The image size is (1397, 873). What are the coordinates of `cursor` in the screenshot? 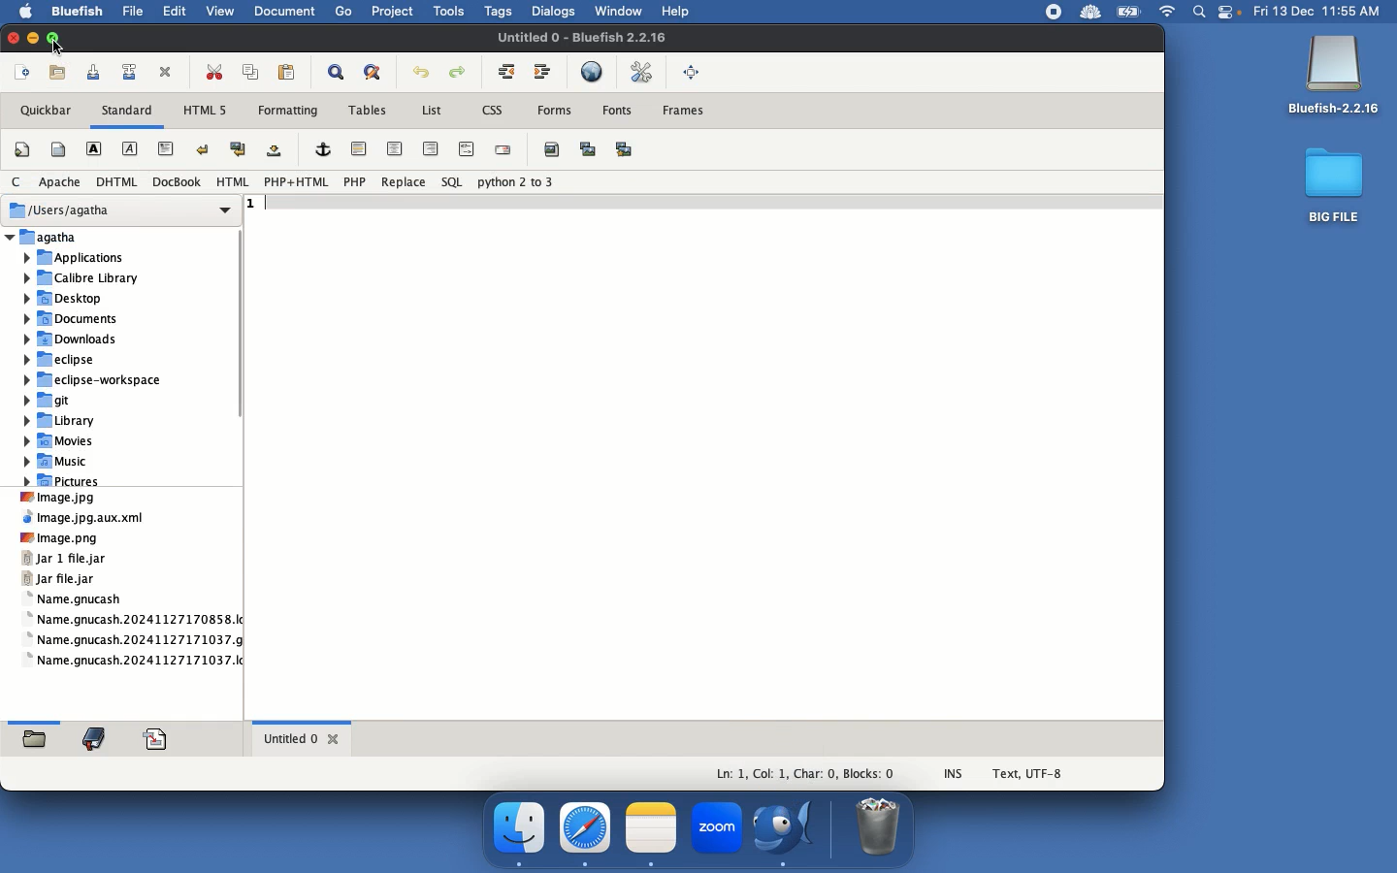 It's located at (70, 48).